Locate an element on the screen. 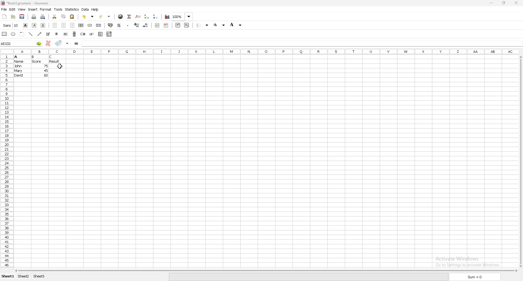 This screenshot has width=523, height=281. subscript is located at coordinates (187, 25).